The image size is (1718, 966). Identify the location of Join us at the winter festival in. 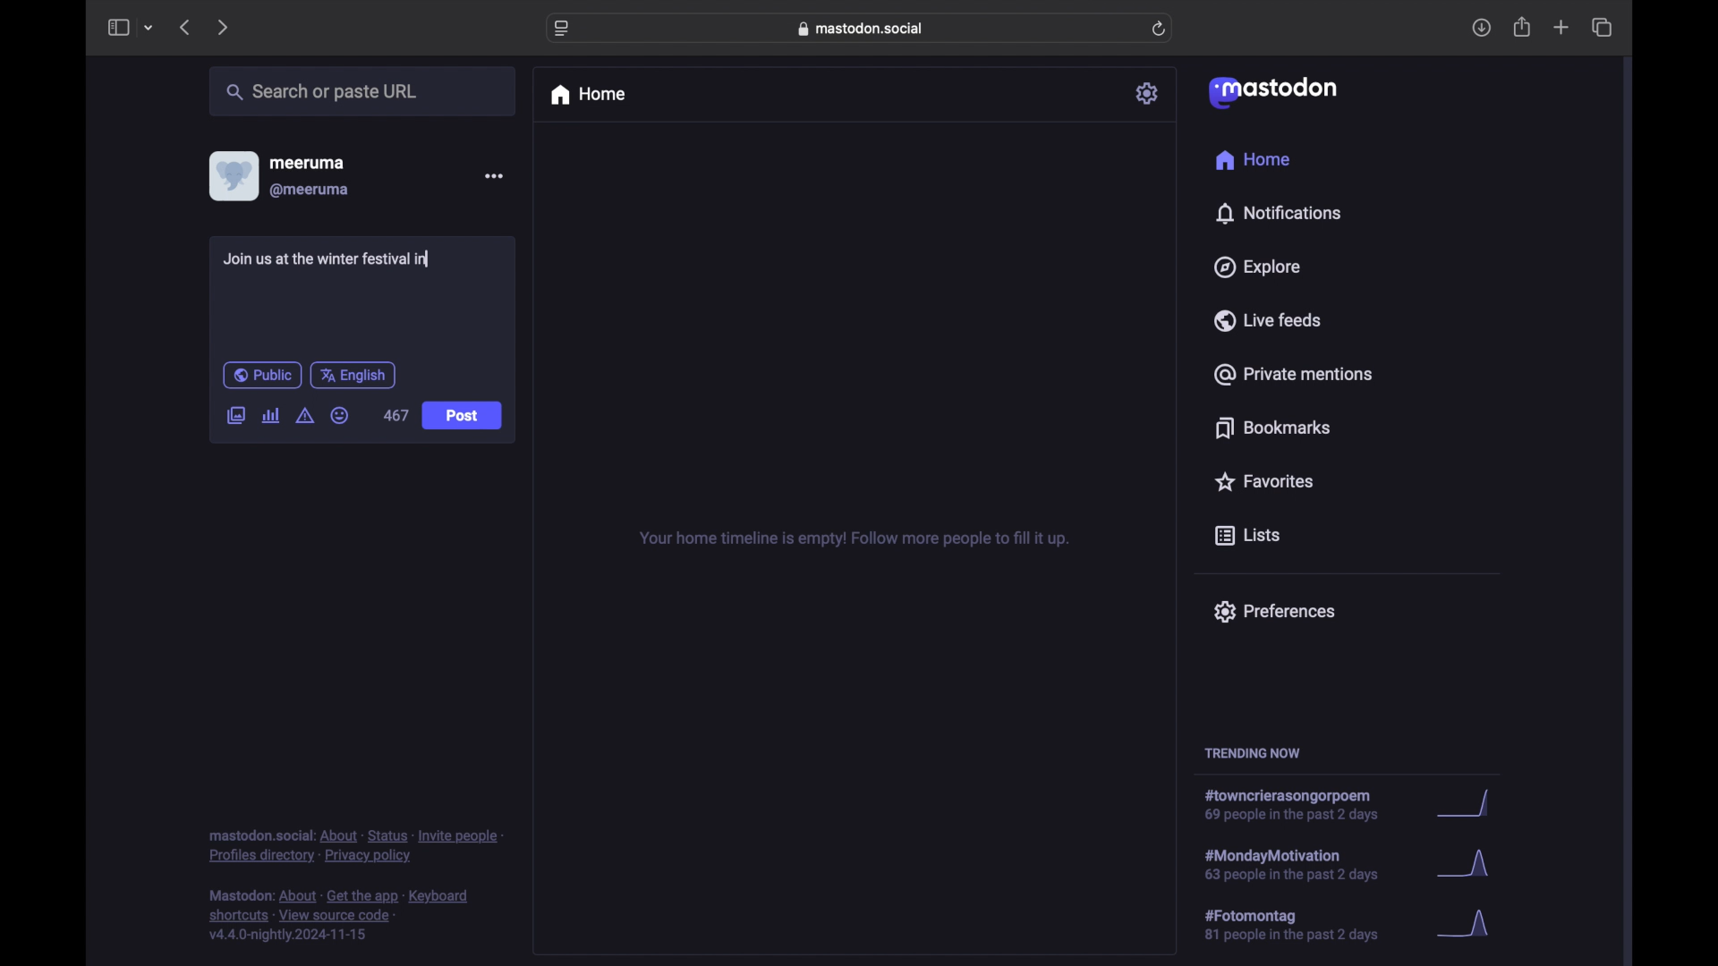
(329, 259).